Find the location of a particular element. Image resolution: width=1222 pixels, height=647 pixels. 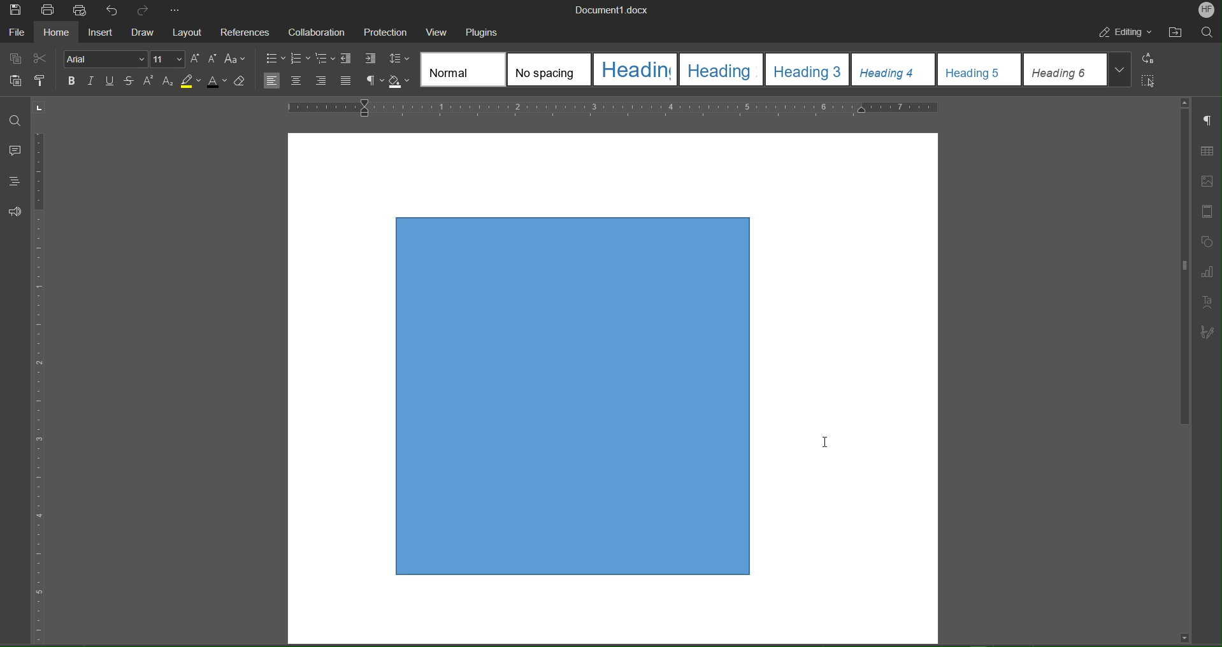

Insert is located at coordinates (99, 32).